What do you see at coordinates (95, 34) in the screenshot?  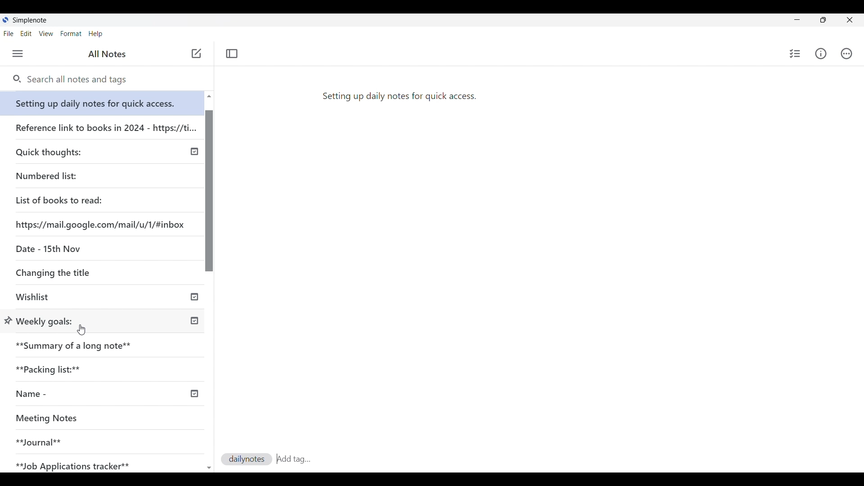 I see `Help menu` at bounding box center [95, 34].